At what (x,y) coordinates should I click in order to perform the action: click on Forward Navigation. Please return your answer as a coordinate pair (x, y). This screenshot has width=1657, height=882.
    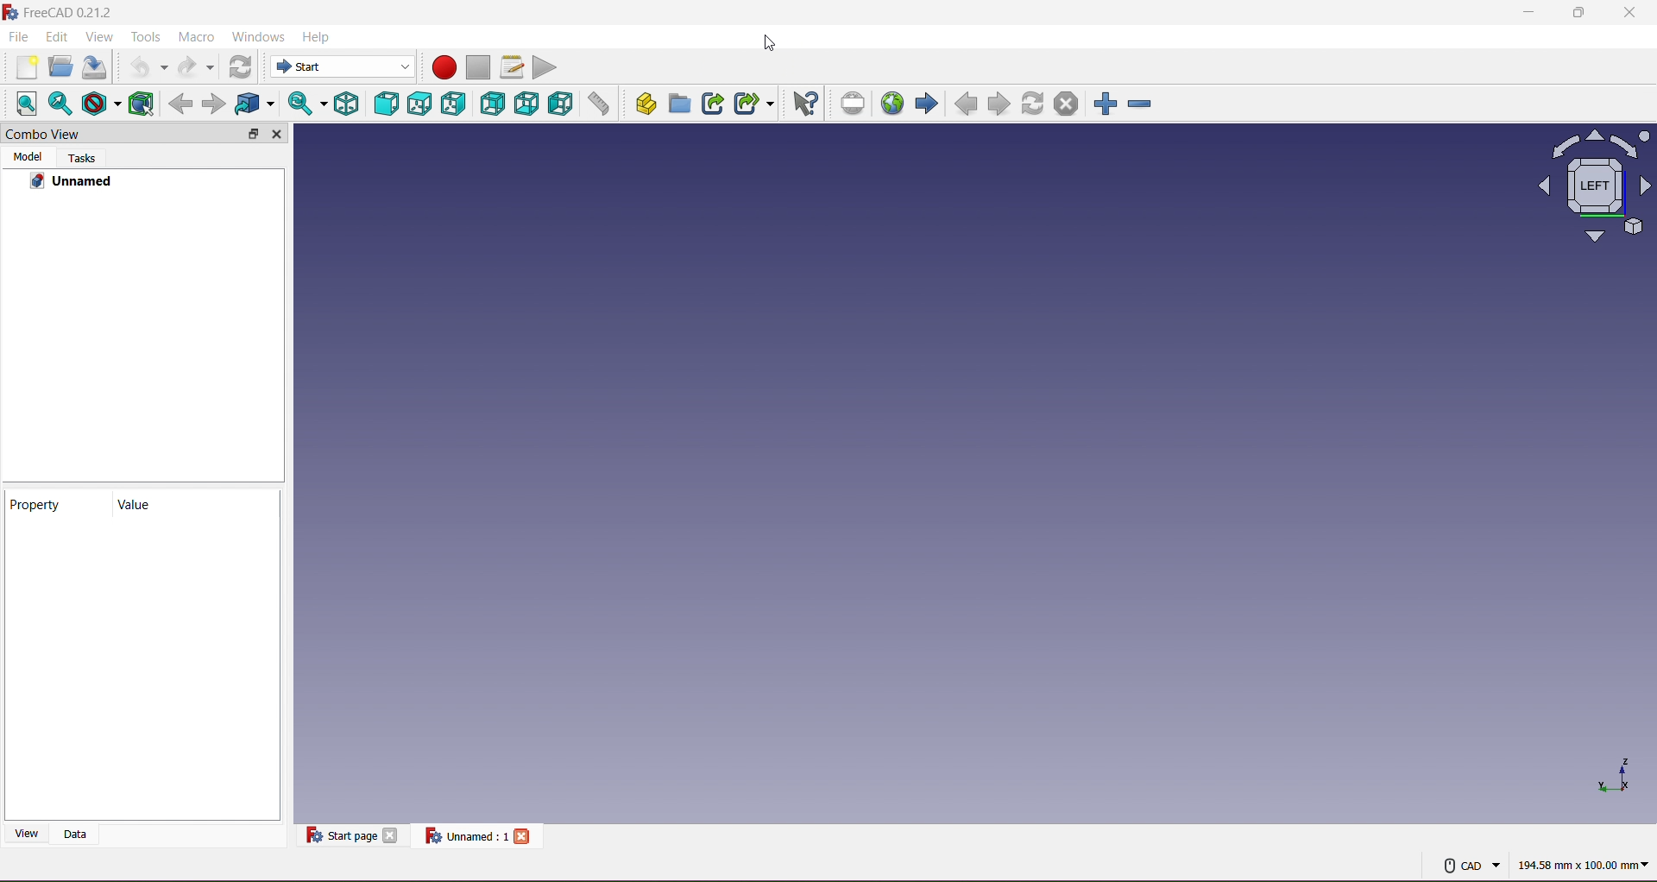
    Looking at the image, I should click on (926, 104).